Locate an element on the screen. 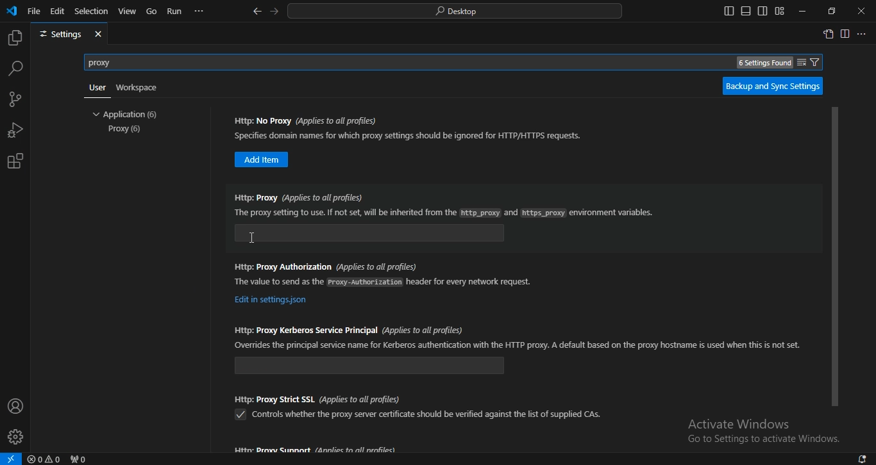  go back is located at coordinates (258, 12).